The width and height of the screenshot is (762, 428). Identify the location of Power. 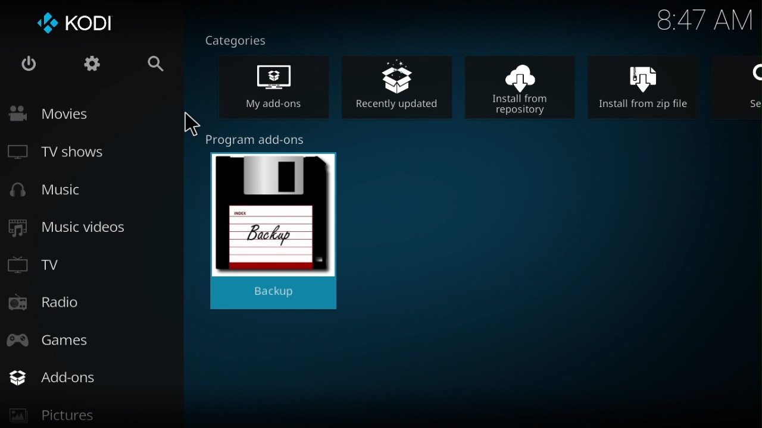
(29, 66).